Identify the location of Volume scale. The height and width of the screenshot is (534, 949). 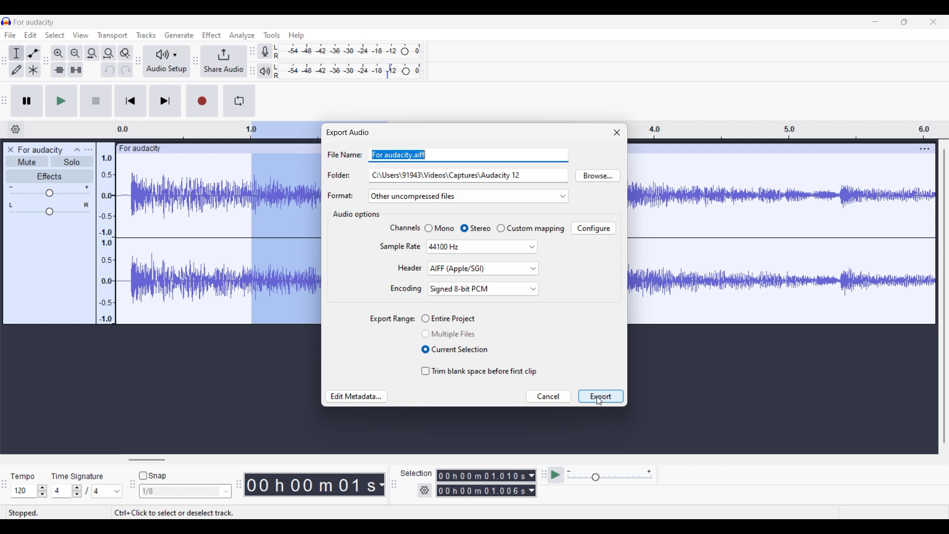
(48, 191).